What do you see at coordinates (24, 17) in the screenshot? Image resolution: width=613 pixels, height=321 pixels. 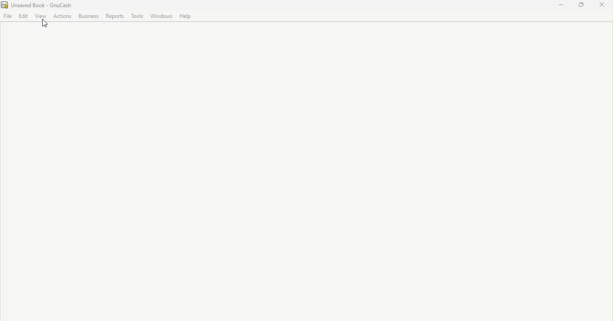 I see `Edit` at bounding box center [24, 17].